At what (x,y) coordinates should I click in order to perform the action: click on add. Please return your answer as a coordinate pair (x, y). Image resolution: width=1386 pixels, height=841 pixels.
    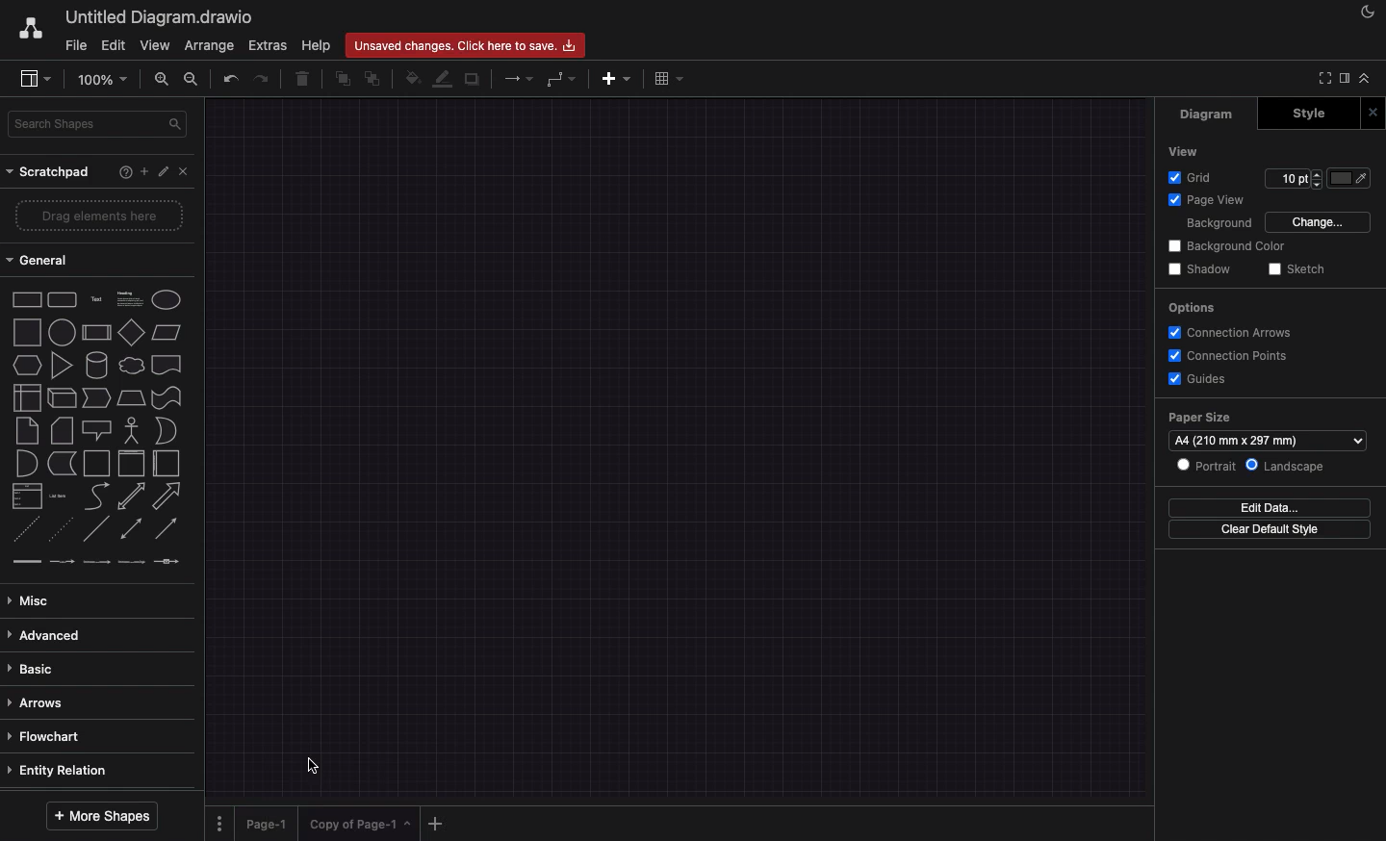
    Looking at the image, I should click on (616, 80).